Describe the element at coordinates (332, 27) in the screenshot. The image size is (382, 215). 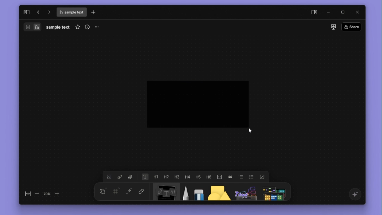
I see `slideshow` at that location.